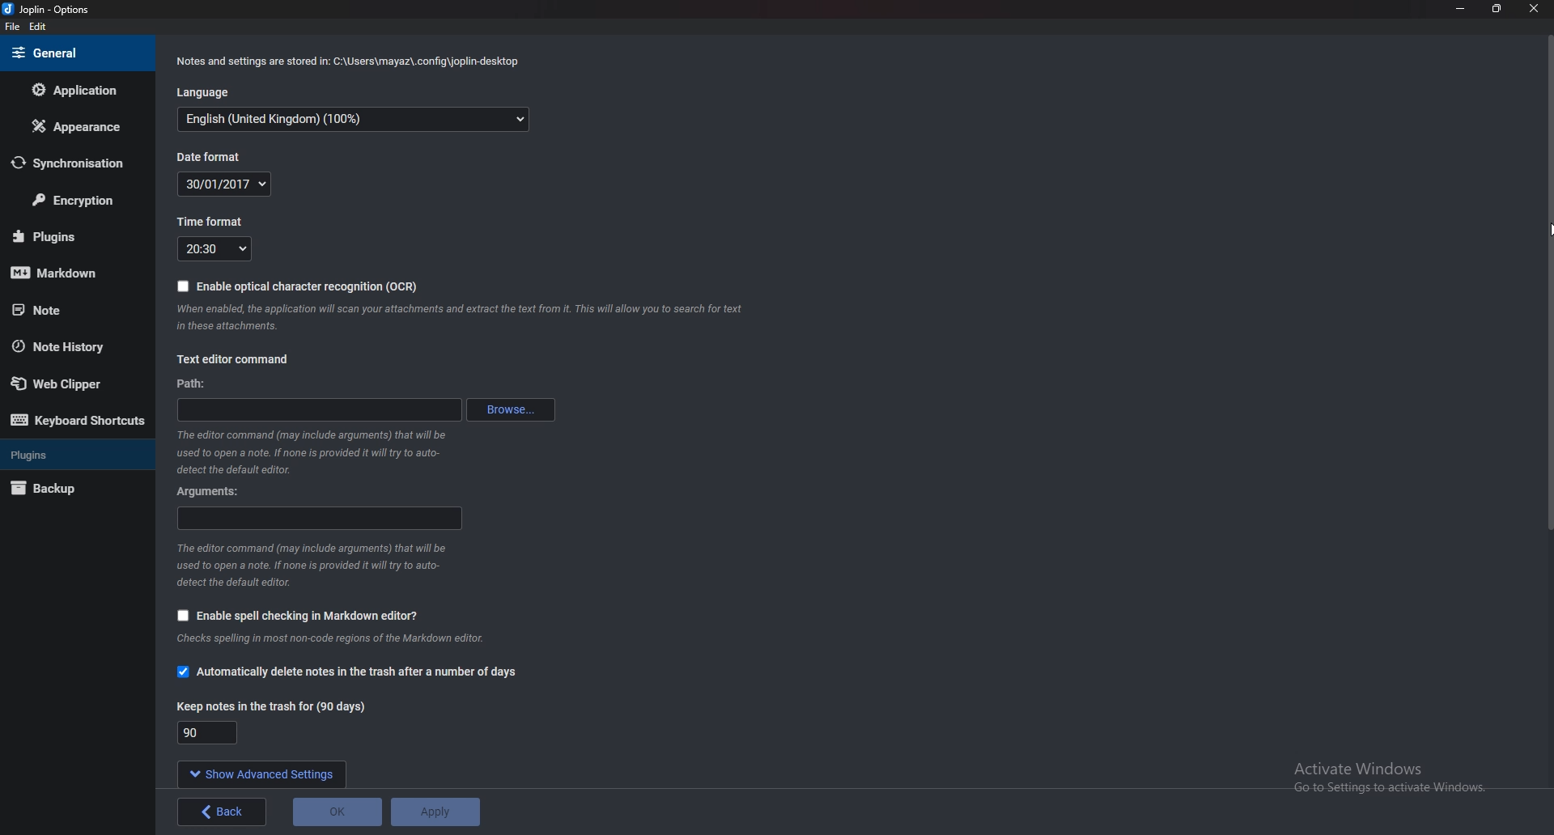 This screenshot has width=1554, height=835. What do you see at coordinates (195, 385) in the screenshot?
I see `path` at bounding box center [195, 385].